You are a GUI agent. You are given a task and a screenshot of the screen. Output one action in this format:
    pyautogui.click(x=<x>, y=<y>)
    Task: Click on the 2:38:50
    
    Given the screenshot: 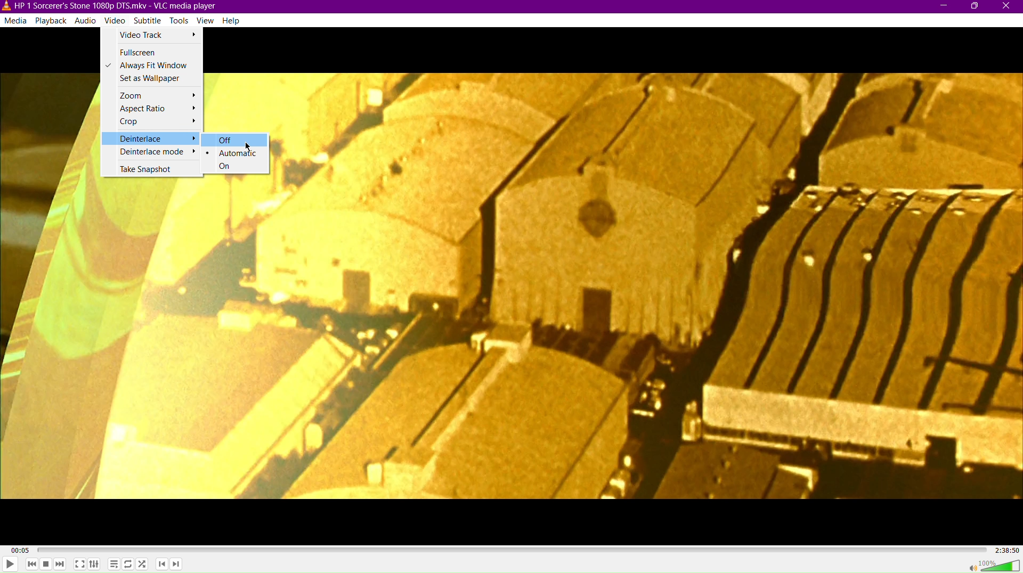 What is the action you would take?
    pyautogui.click(x=1008, y=549)
    